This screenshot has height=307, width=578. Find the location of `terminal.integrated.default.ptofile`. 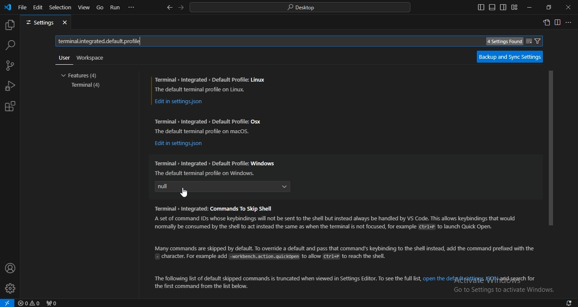

terminal.integrated.default.ptofile is located at coordinates (100, 41).